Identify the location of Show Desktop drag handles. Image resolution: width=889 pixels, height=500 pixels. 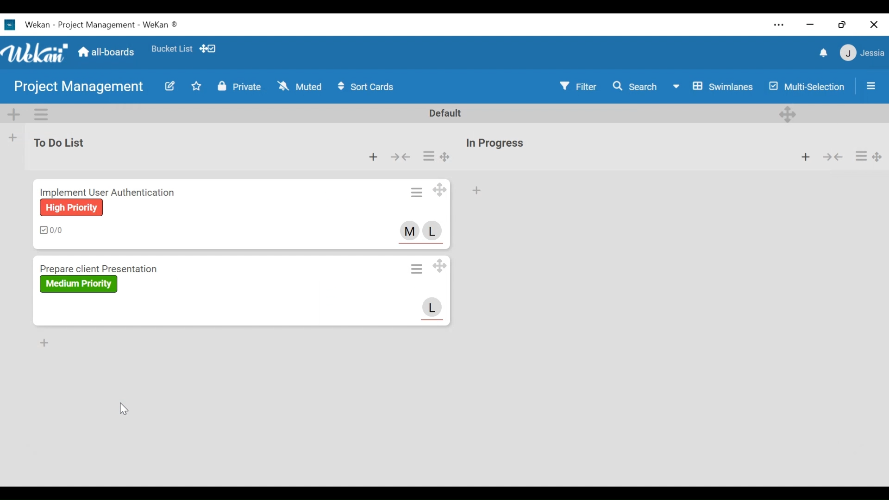
(209, 49).